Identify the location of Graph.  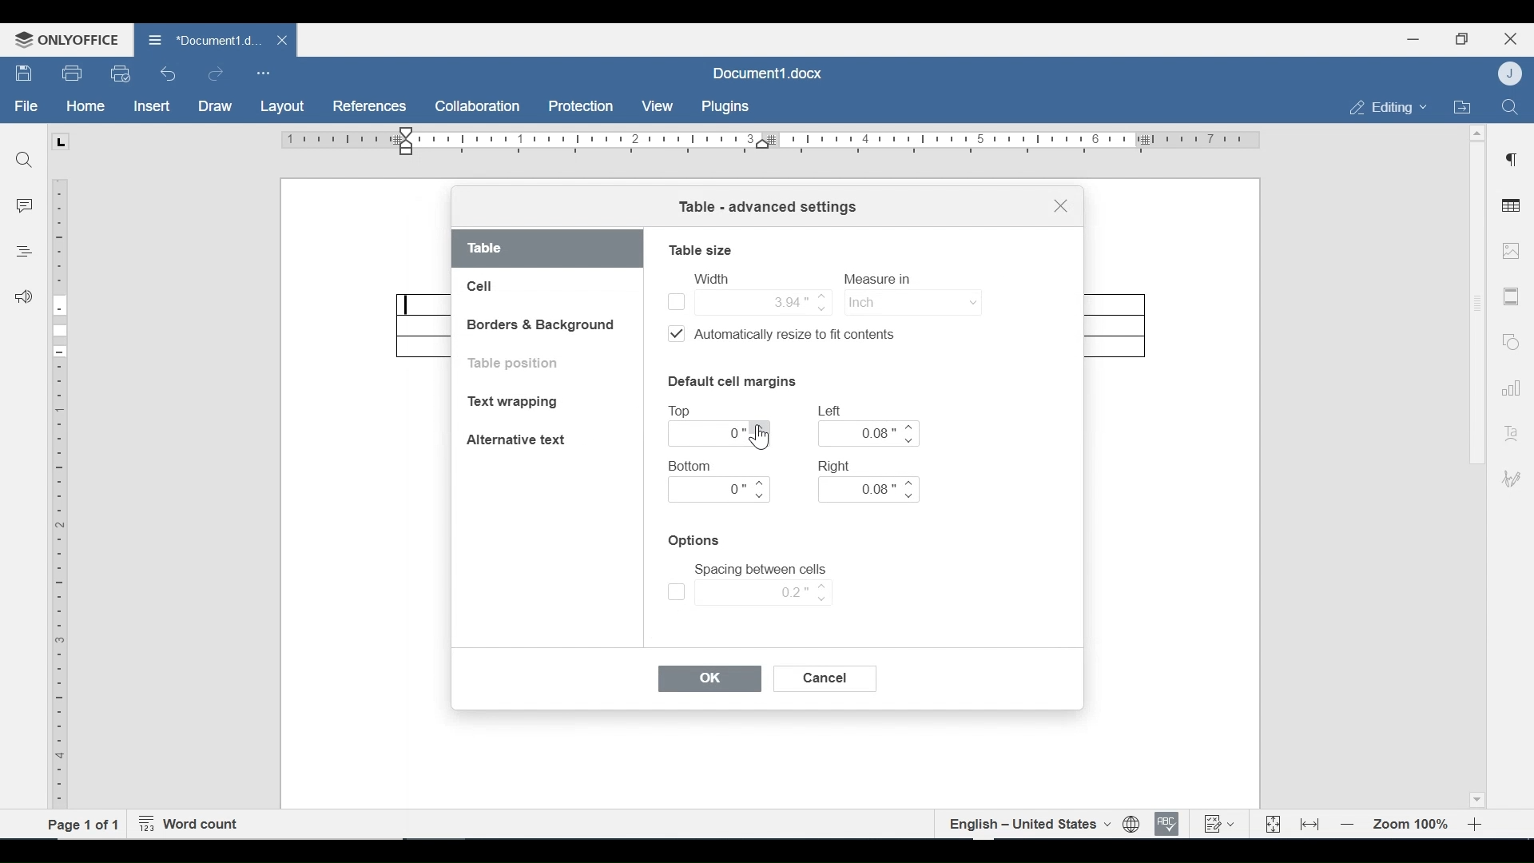
(1508, 386).